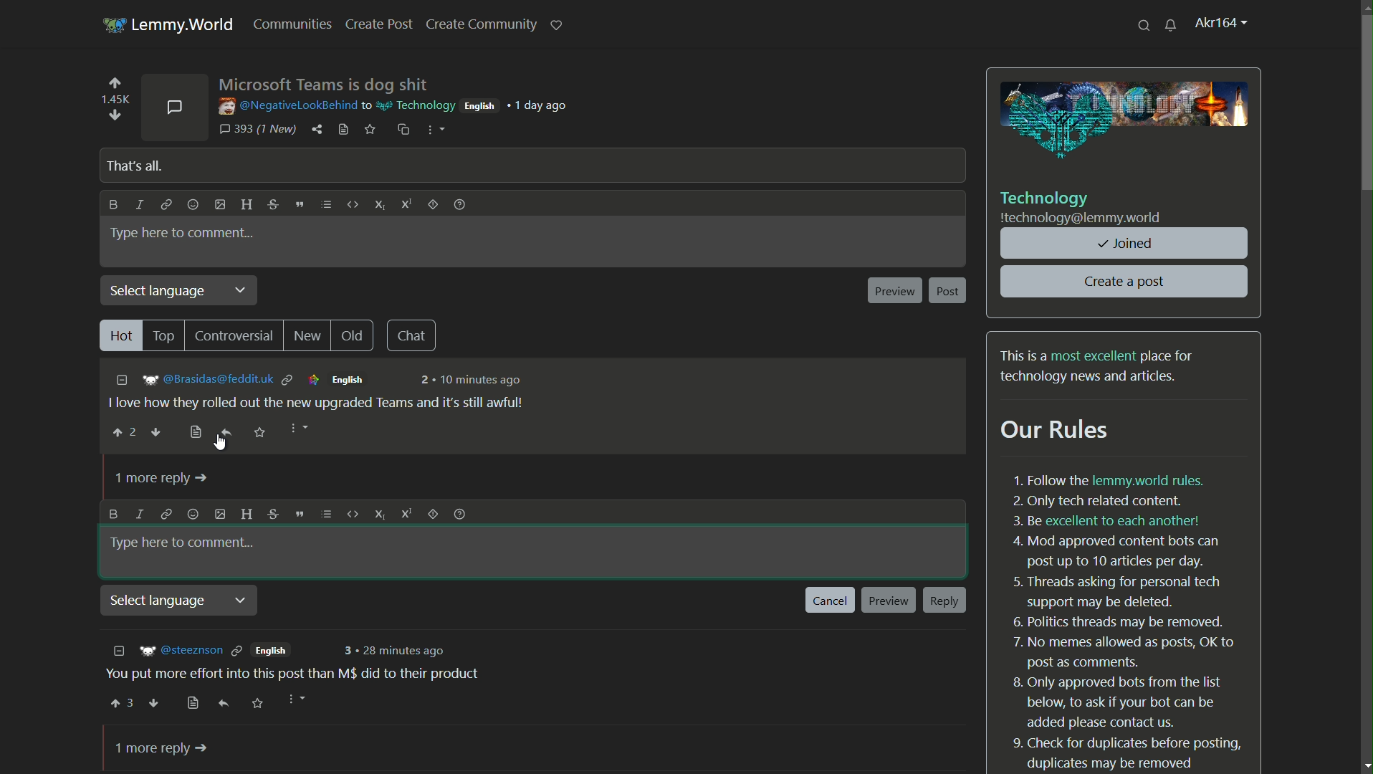  I want to click on our rules, so click(1056, 431).